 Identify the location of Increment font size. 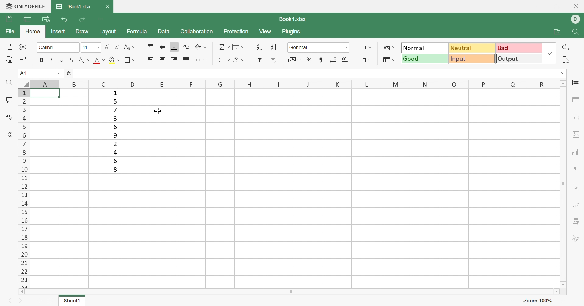
(107, 47).